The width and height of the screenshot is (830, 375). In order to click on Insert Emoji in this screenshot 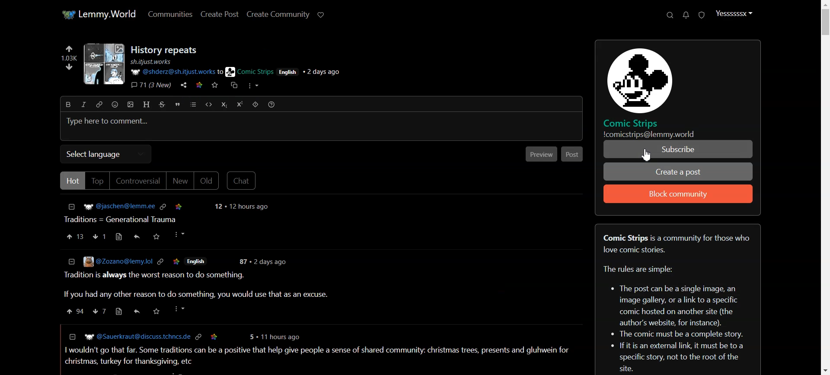, I will do `click(115, 105)`.